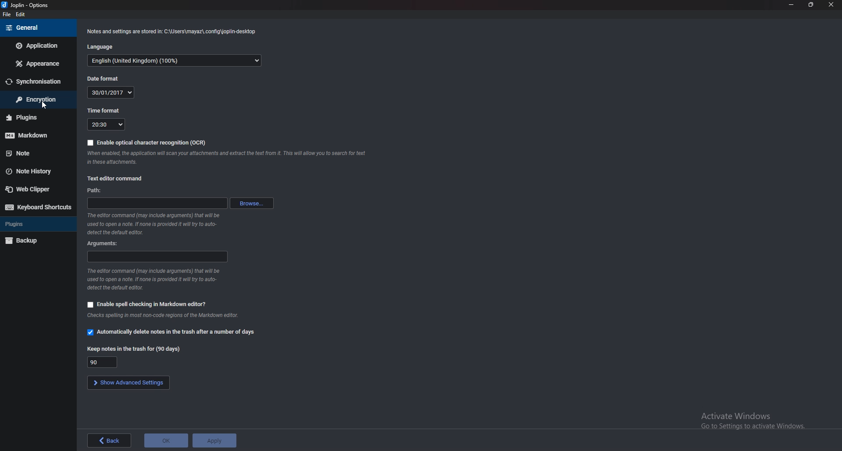 This screenshot has height=451, width=842. Describe the element at coordinates (100, 46) in the screenshot. I see `language` at that location.